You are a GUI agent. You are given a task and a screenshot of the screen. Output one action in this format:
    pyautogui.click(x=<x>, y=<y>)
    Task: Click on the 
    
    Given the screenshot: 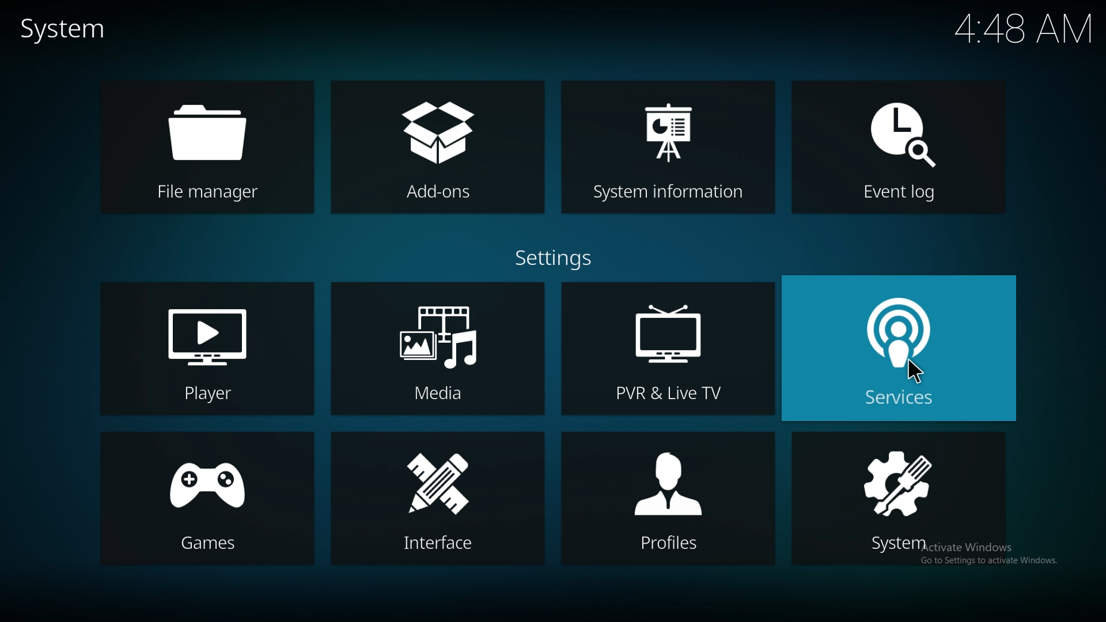 What is the action you would take?
    pyautogui.click(x=917, y=372)
    